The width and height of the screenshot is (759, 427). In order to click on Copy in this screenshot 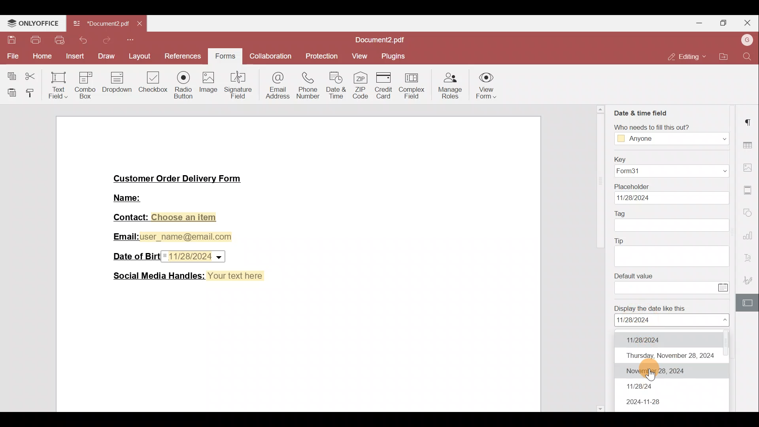, I will do `click(10, 74)`.